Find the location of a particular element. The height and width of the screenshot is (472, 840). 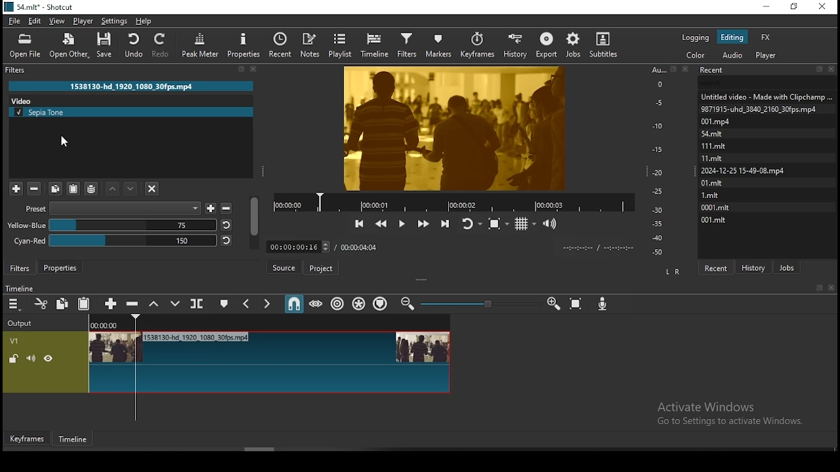

copy selected filters is located at coordinates (56, 189).